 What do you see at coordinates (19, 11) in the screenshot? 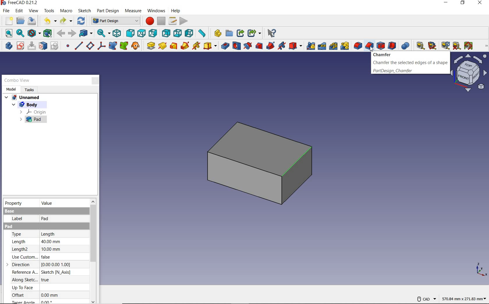
I see `edit` at bounding box center [19, 11].